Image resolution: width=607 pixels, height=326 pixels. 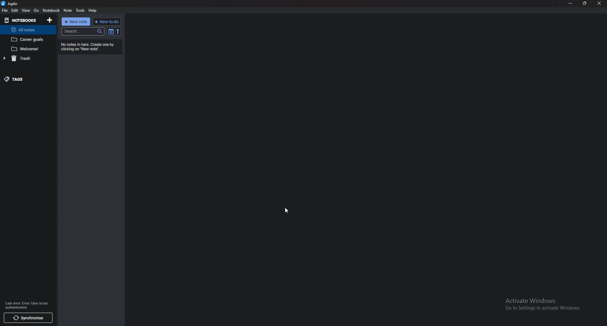 I want to click on resize, so click(x=585, y=3).